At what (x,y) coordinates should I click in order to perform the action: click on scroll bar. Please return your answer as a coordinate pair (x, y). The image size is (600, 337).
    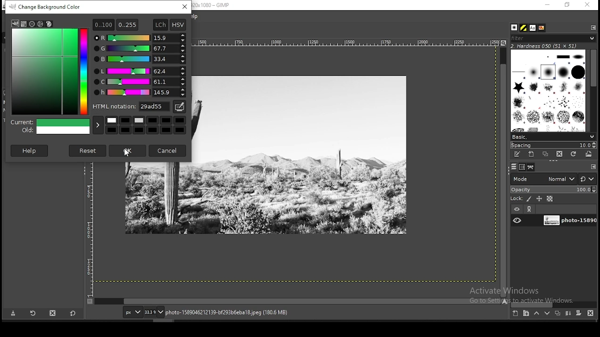
    Looking at the image, I should click on (298, 301).